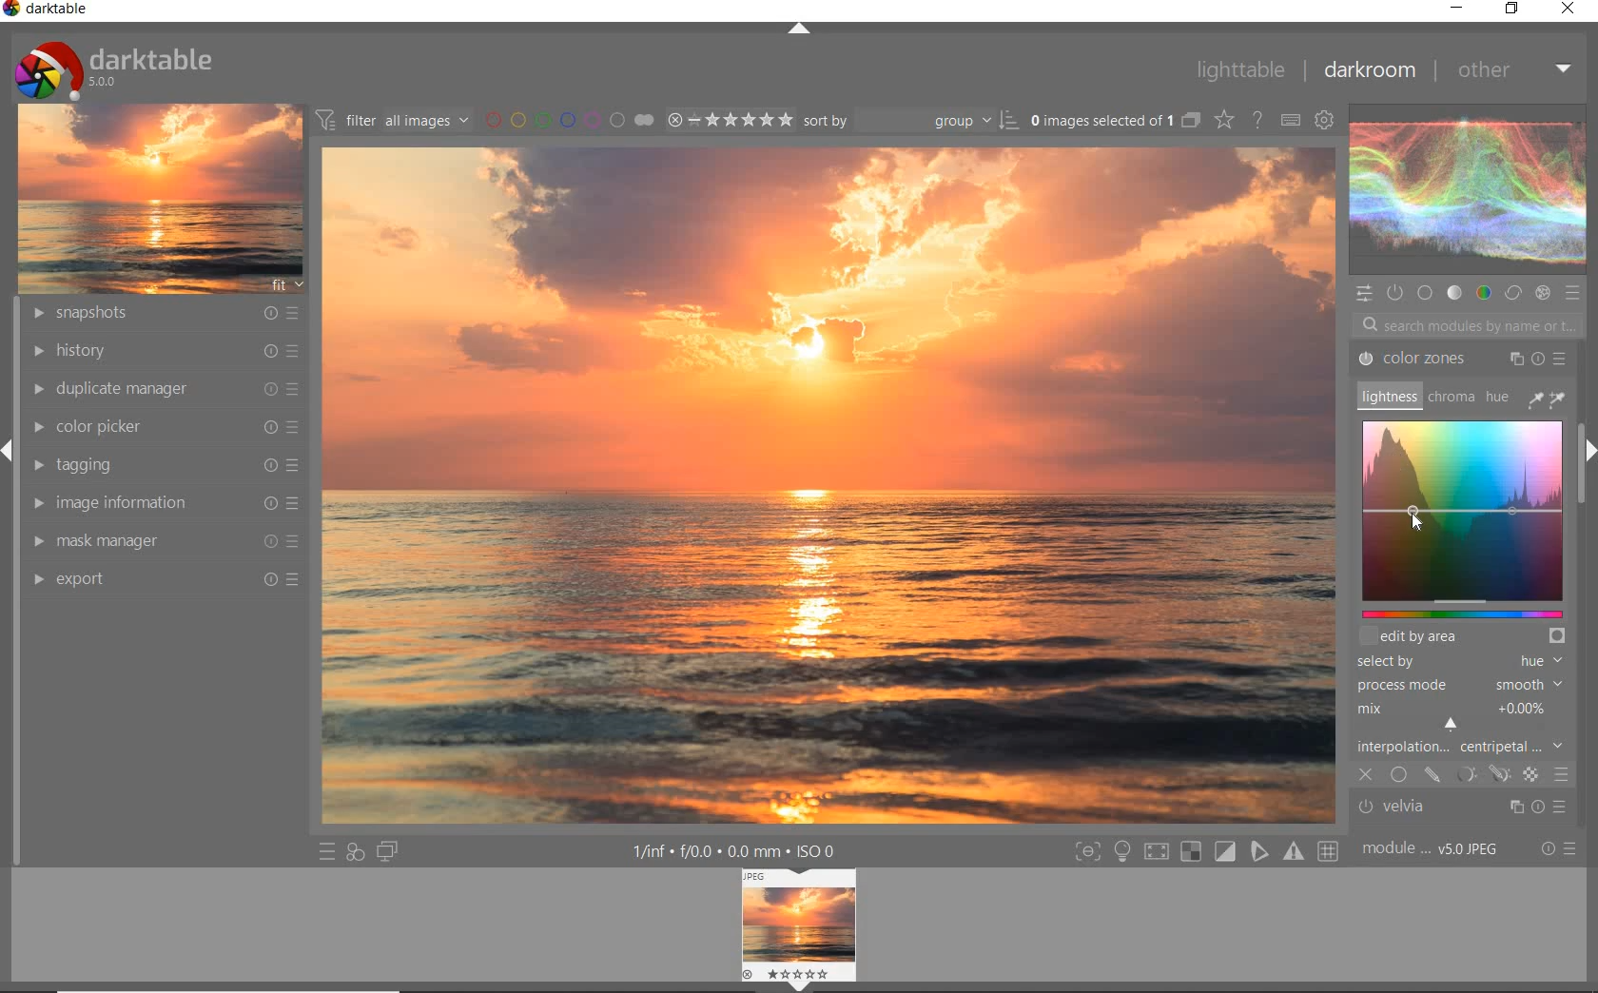 This screenshot has height=993, width=1598. What do you see at coordinates (1511, 10) in the screenshot?
I see `restore` at bounding box center [1511, 10].